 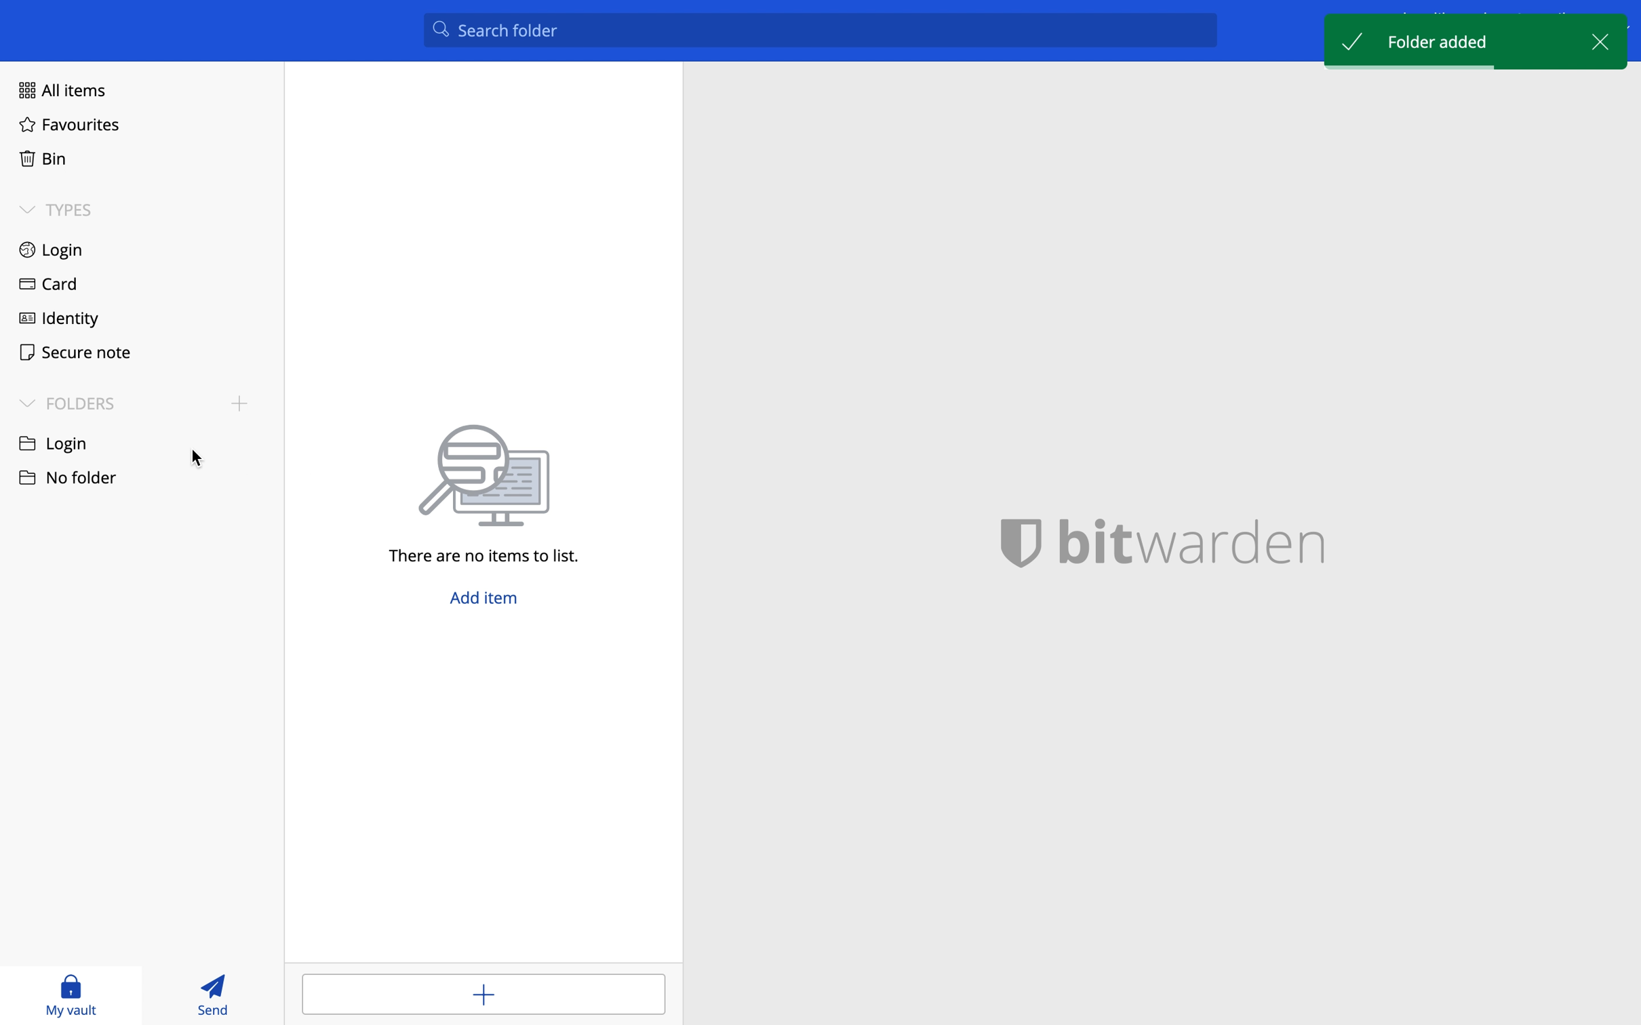 What do you see at coordinates (59, 317) in the screenshot?
I see `identity` at bounding box center [59, 317].